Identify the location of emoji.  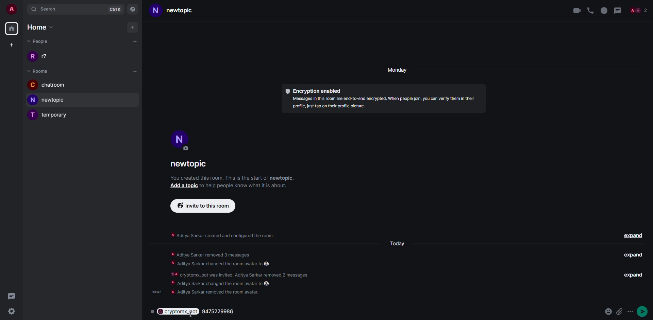
(609, 312).